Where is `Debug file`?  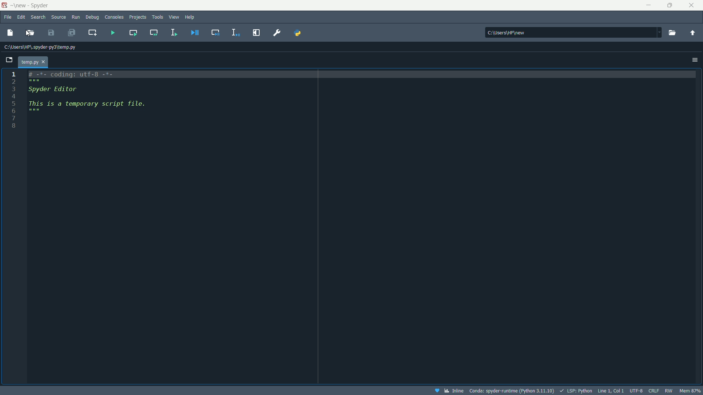 Debug file is located at coordinates (194, 33).